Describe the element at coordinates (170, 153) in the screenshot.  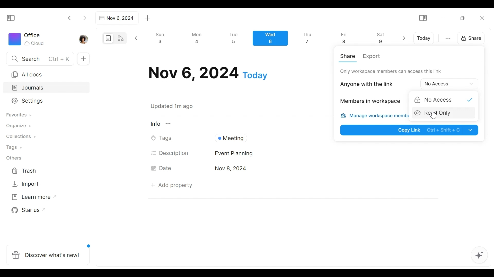
I see `Description` at that location.